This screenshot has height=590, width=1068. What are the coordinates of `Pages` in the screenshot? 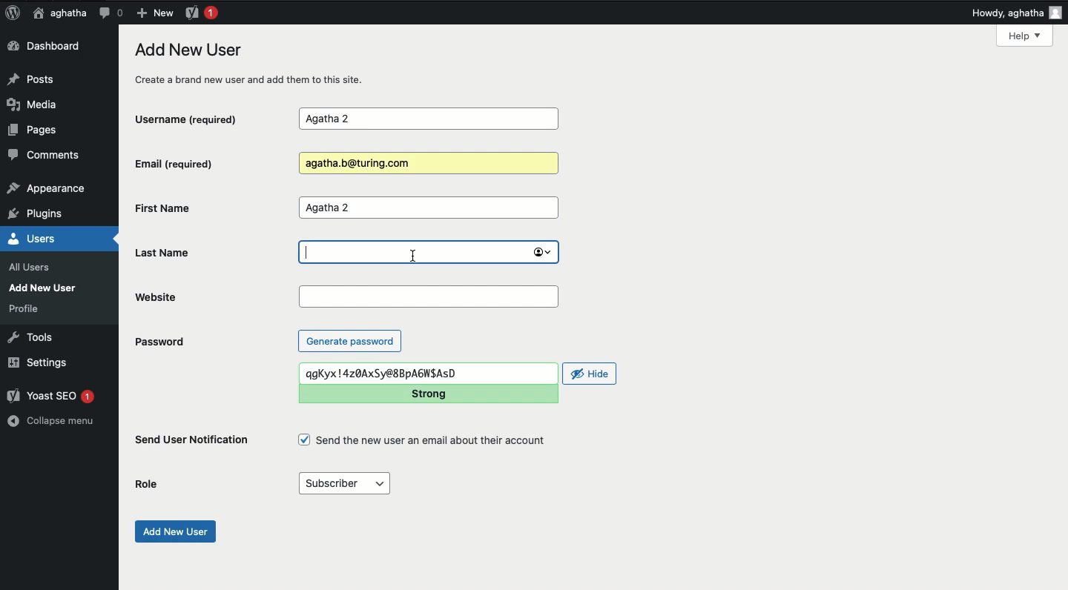 It's located at (37, 133).